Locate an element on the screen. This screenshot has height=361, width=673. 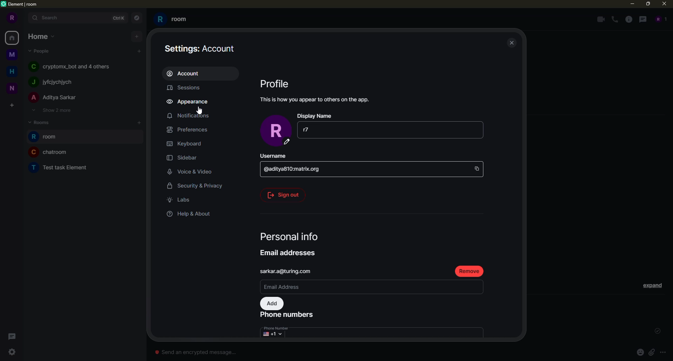
keyboard is located at coordinates (186, 144).